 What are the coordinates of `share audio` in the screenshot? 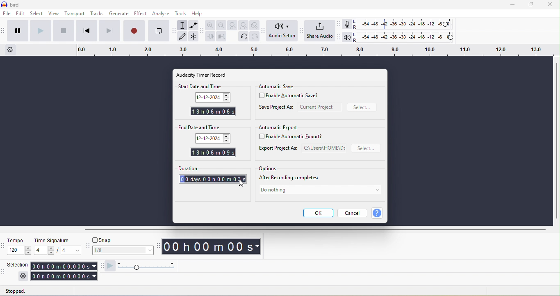 It's located at (320, 31).